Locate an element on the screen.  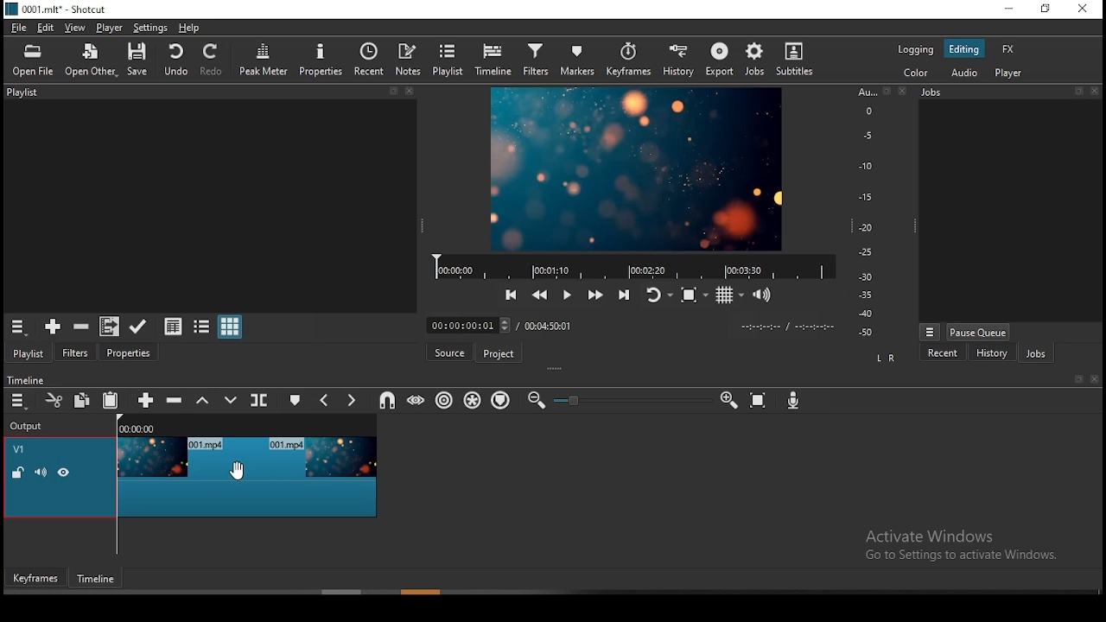
filters is located at coordinates (537, 60).